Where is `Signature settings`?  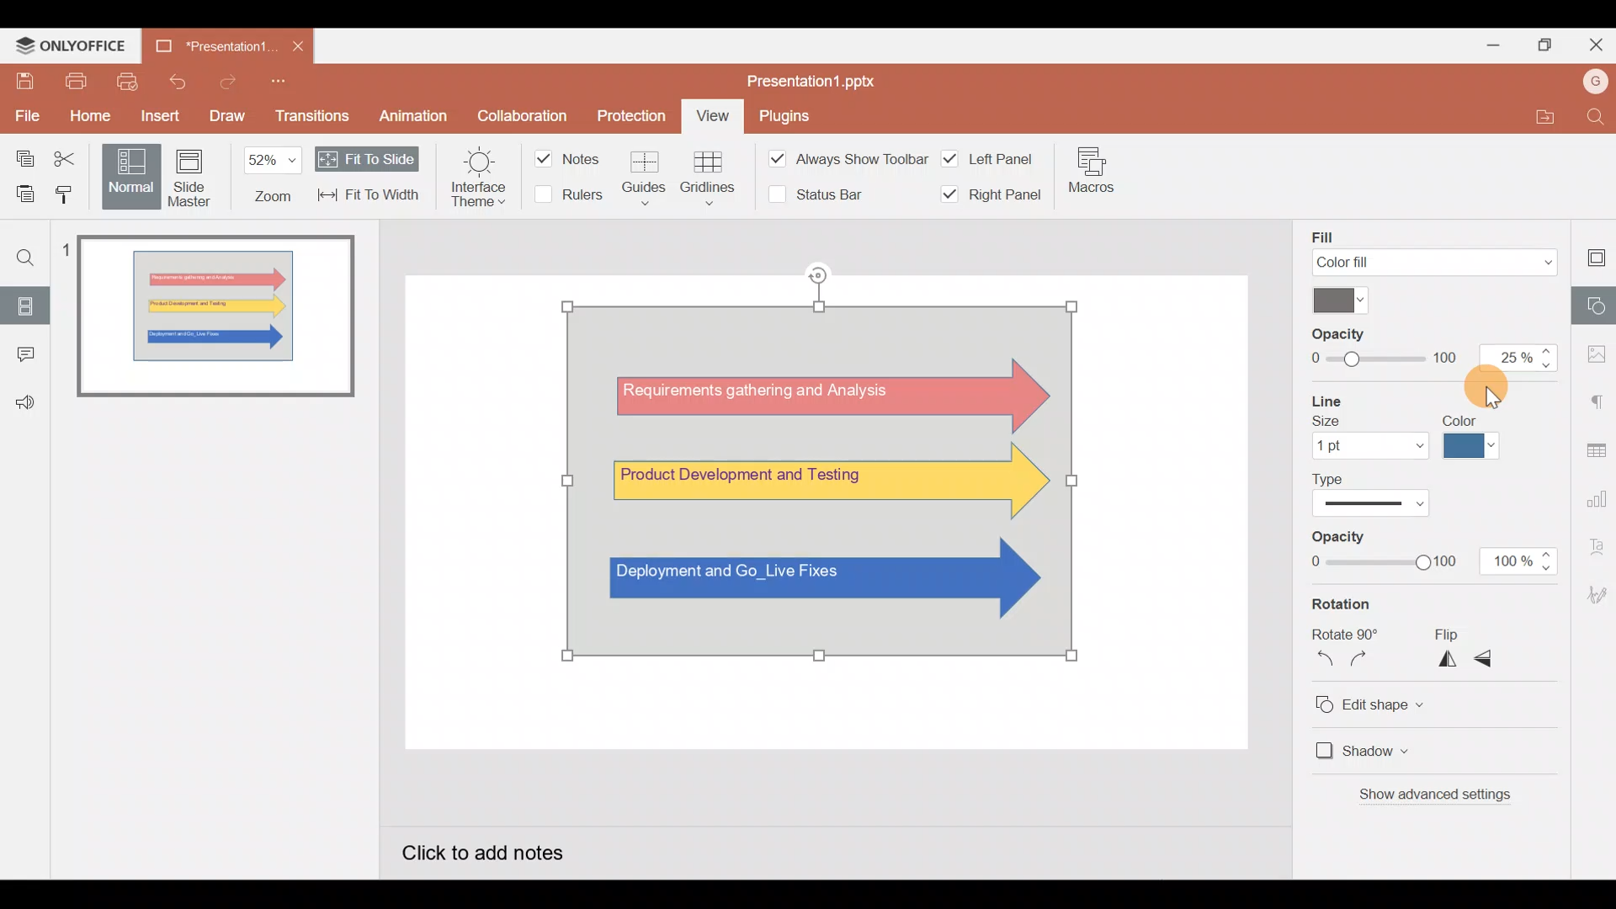 Signature settings is located at coordinates (1595, 594).